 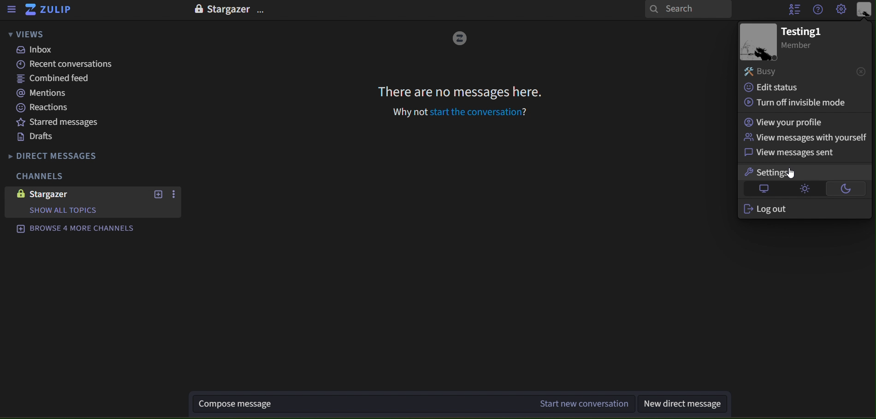 What do you see at coordinates (583, 404) in the screenshot?
I see `Start new conversation` at bounding box center [583, 404].